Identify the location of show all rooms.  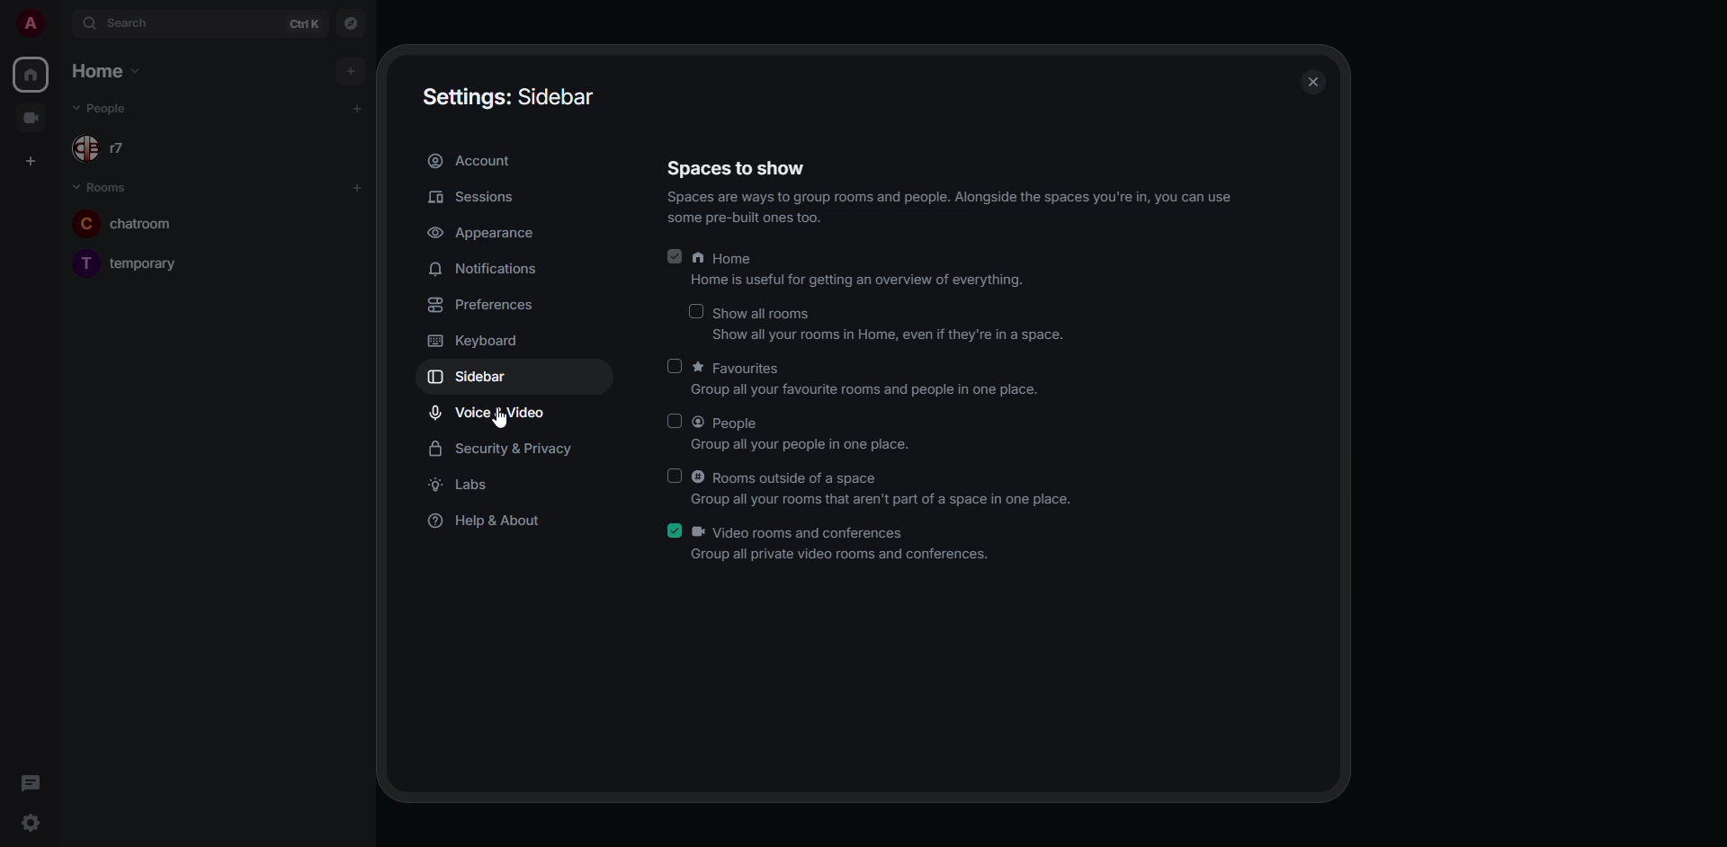
(889, 312).